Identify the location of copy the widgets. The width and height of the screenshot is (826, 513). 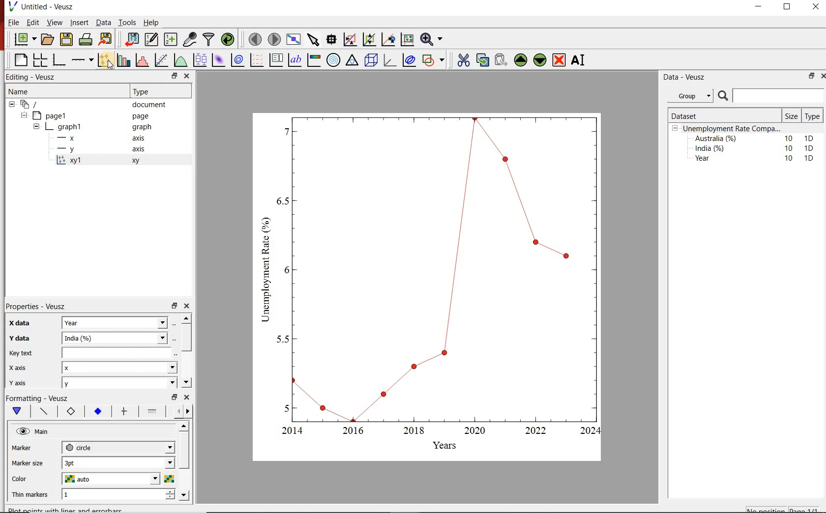
(482, 60).